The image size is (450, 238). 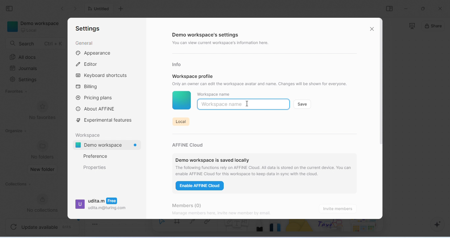 I want to click on demo workspace, so click(x=35, y=27).